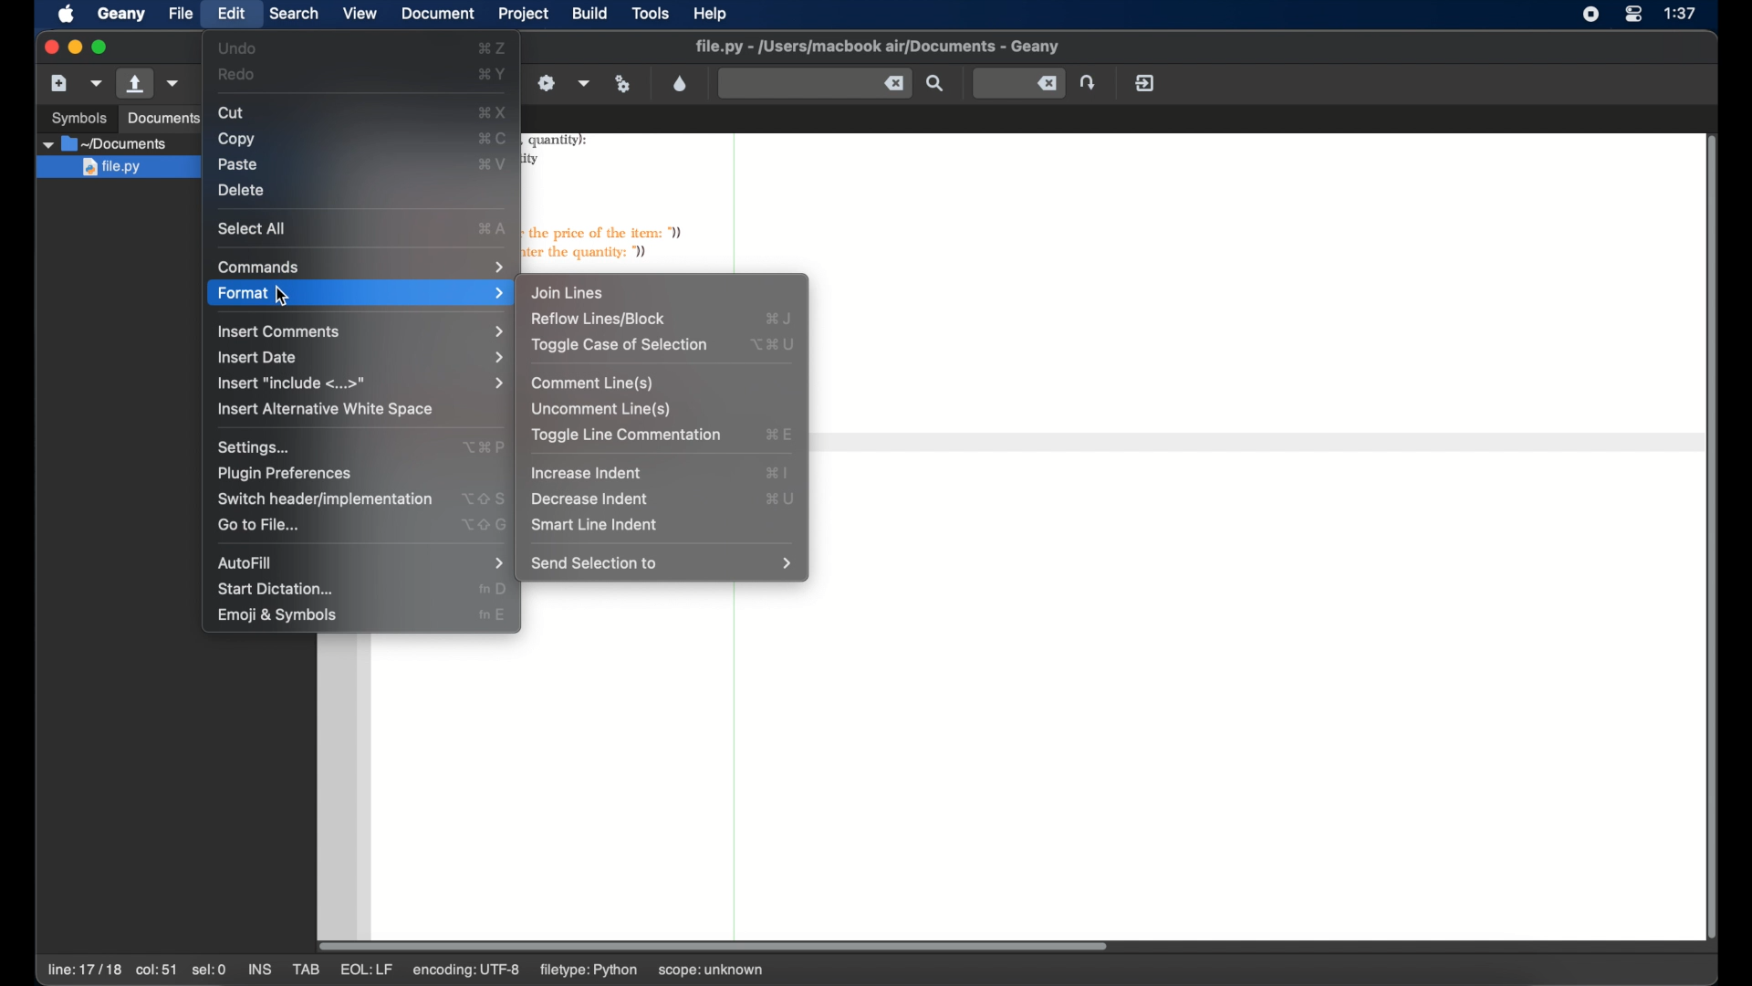  What do you see at coordinates (289, 474) in the screenshot?
I see `plugin preferences` at bounding box center [289, 474].